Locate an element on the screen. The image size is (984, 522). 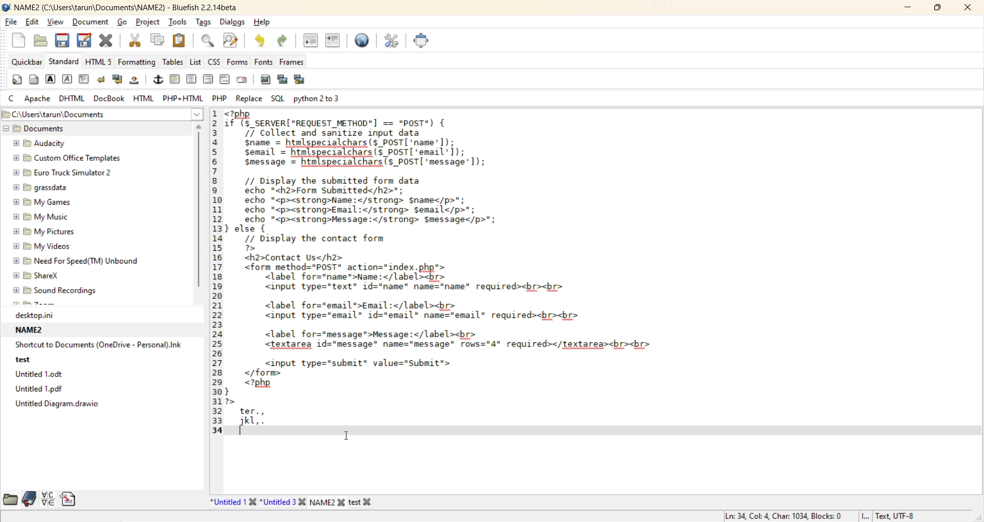
 grassdata is located at coordinates (40, 188).